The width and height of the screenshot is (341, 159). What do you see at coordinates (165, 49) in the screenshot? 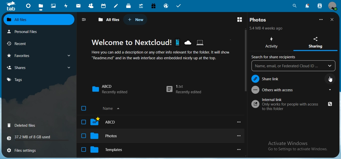
I see `text` at bounding box center [165, 49].